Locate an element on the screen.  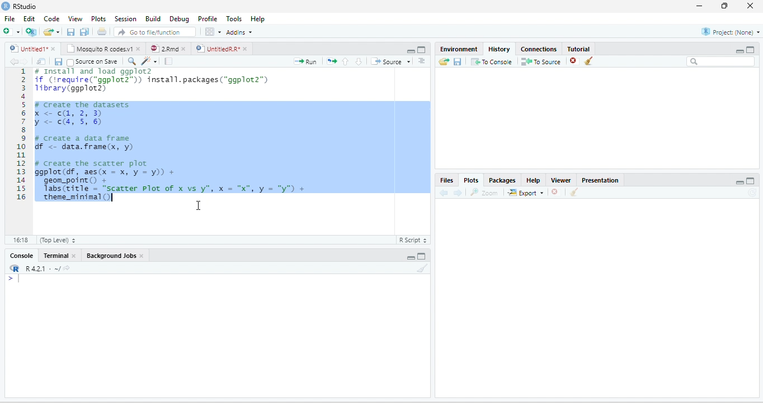
Maximize is located at coordinates (751, 50).